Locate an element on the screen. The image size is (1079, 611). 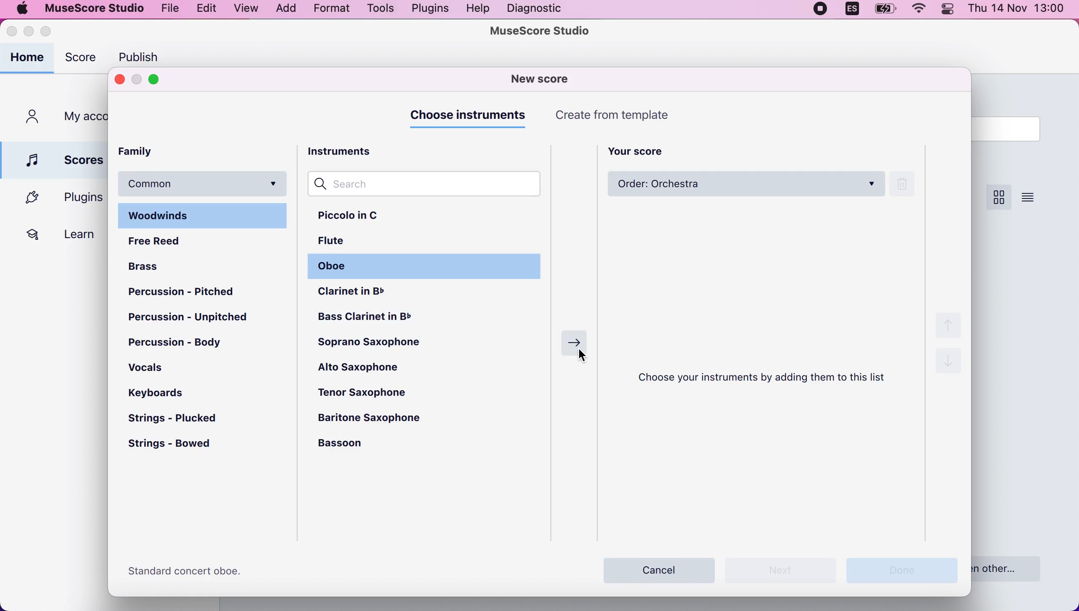
up  is located at coordinates (947, 322).